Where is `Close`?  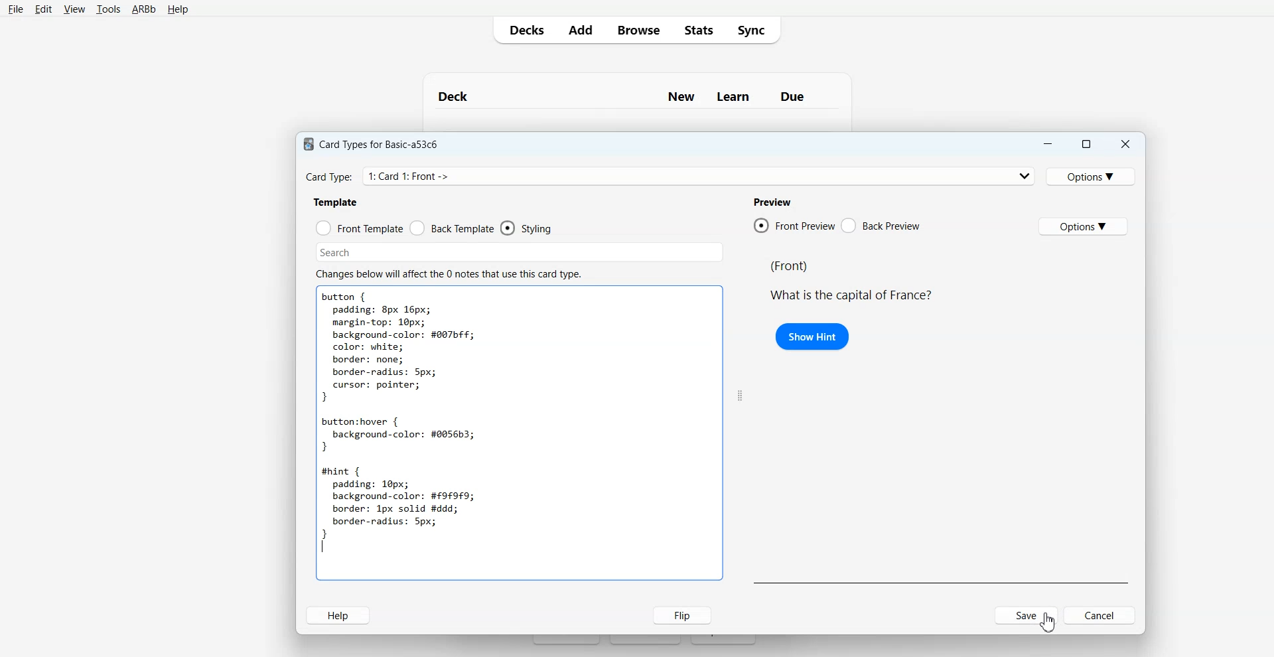 Close is located at coordinates (1125, 145).